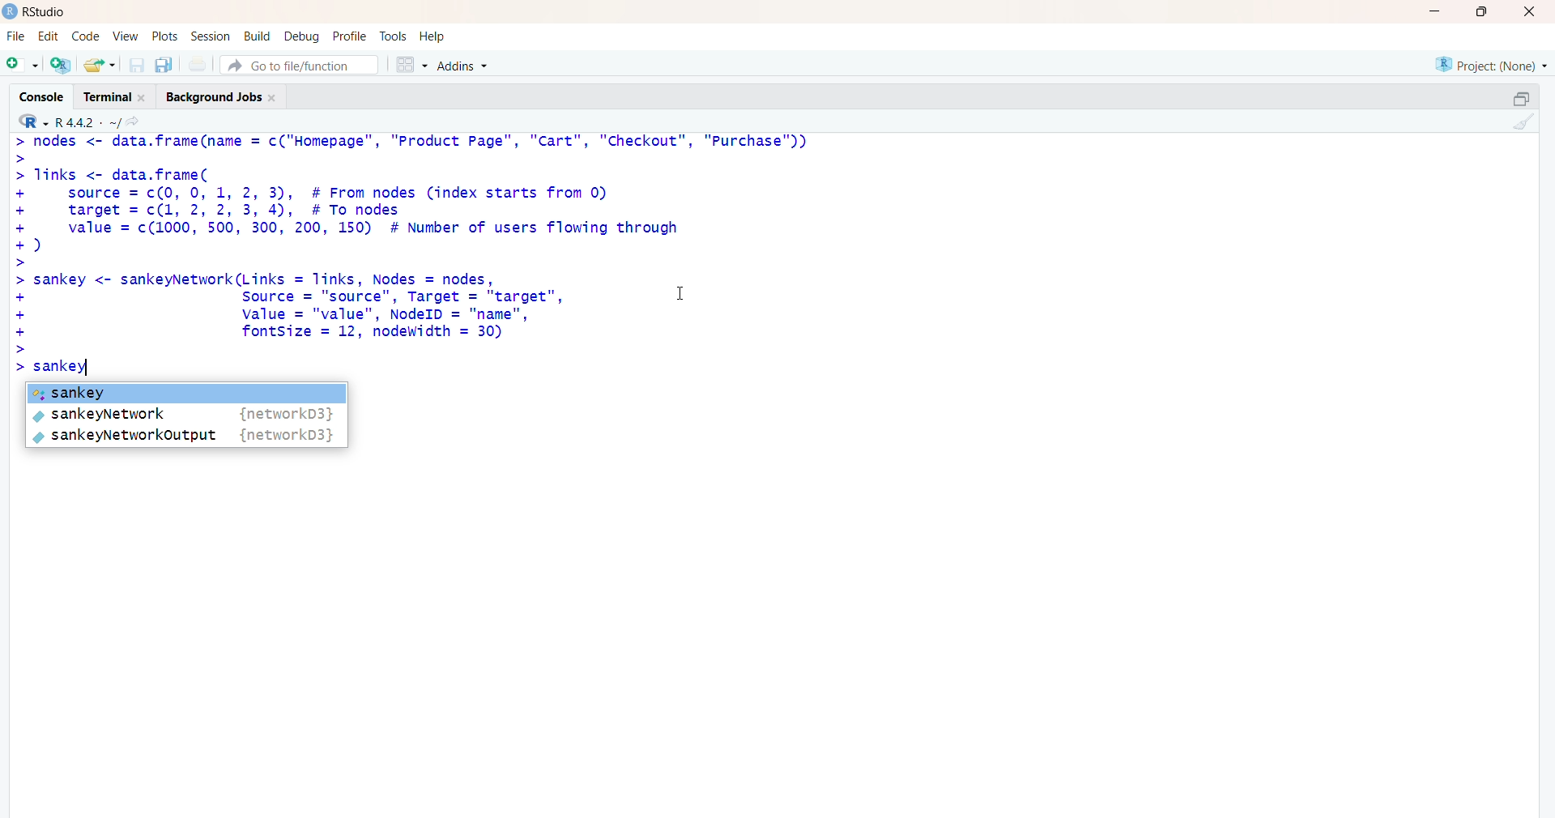 The height and width of the screenshot is (818, 1555). Describe the element at coordinates (254, 36) in the screenshot. I see `build` at that location.